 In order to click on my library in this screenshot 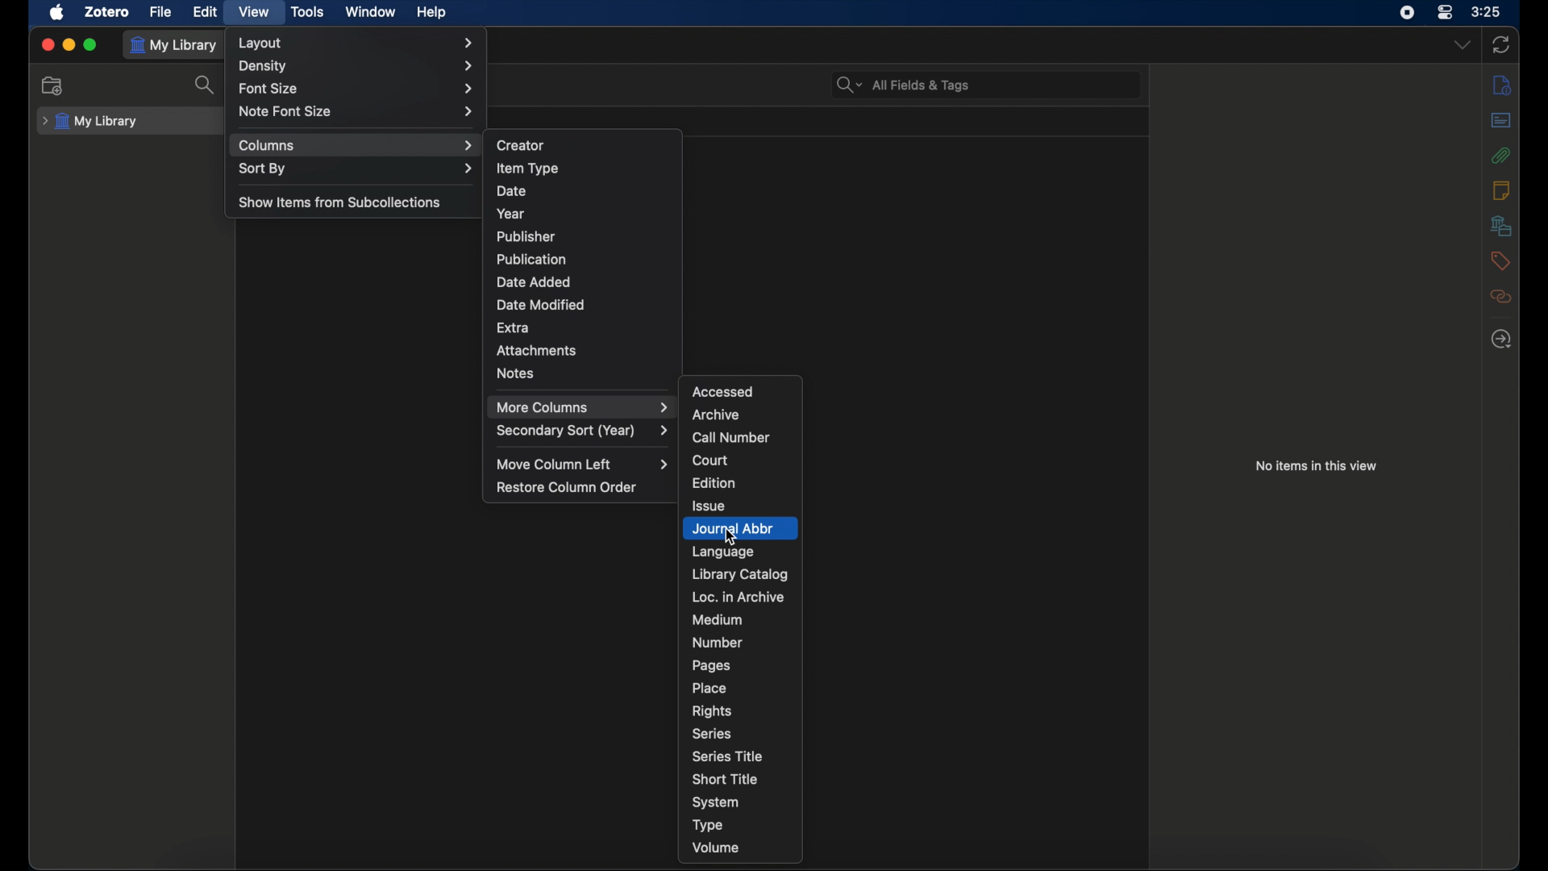, I will do `click(174, 45)`.